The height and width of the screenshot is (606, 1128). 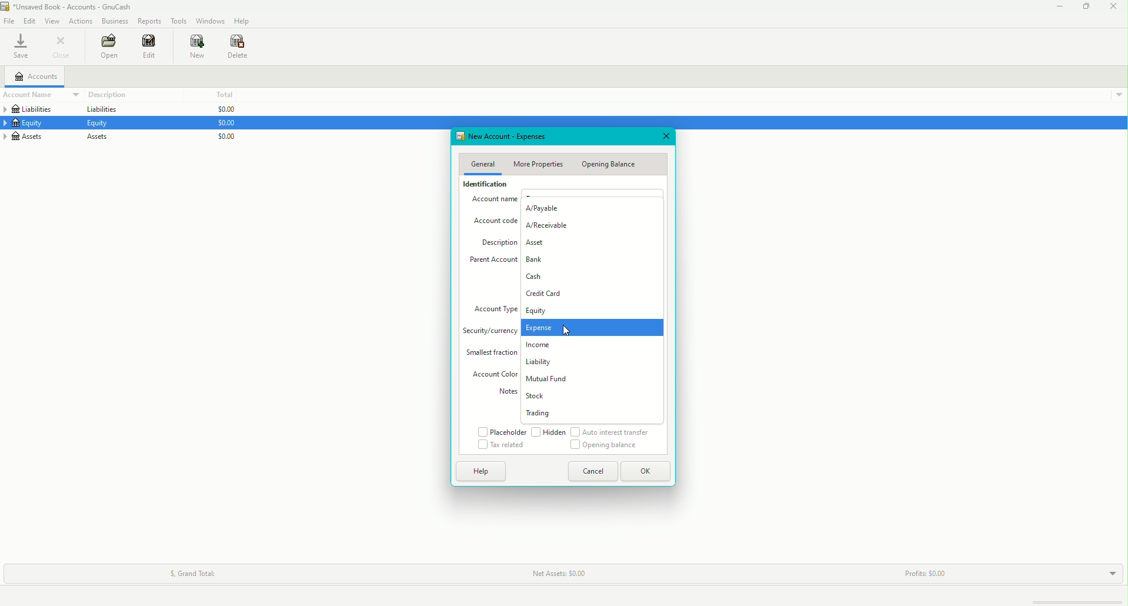 I want to click on Total, so click(x=223, y=94).